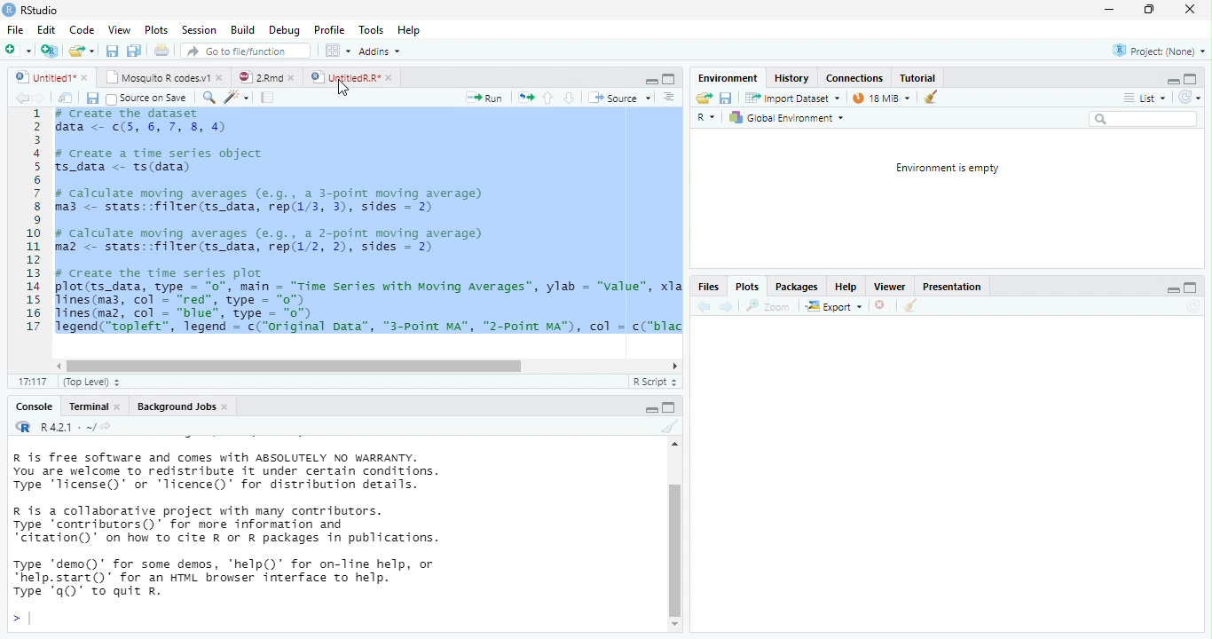 The height and width of the screenshot is (639, 1212). Describe the element at coordinates (284, 30) in the screenshot. I see `Debug` at that location.